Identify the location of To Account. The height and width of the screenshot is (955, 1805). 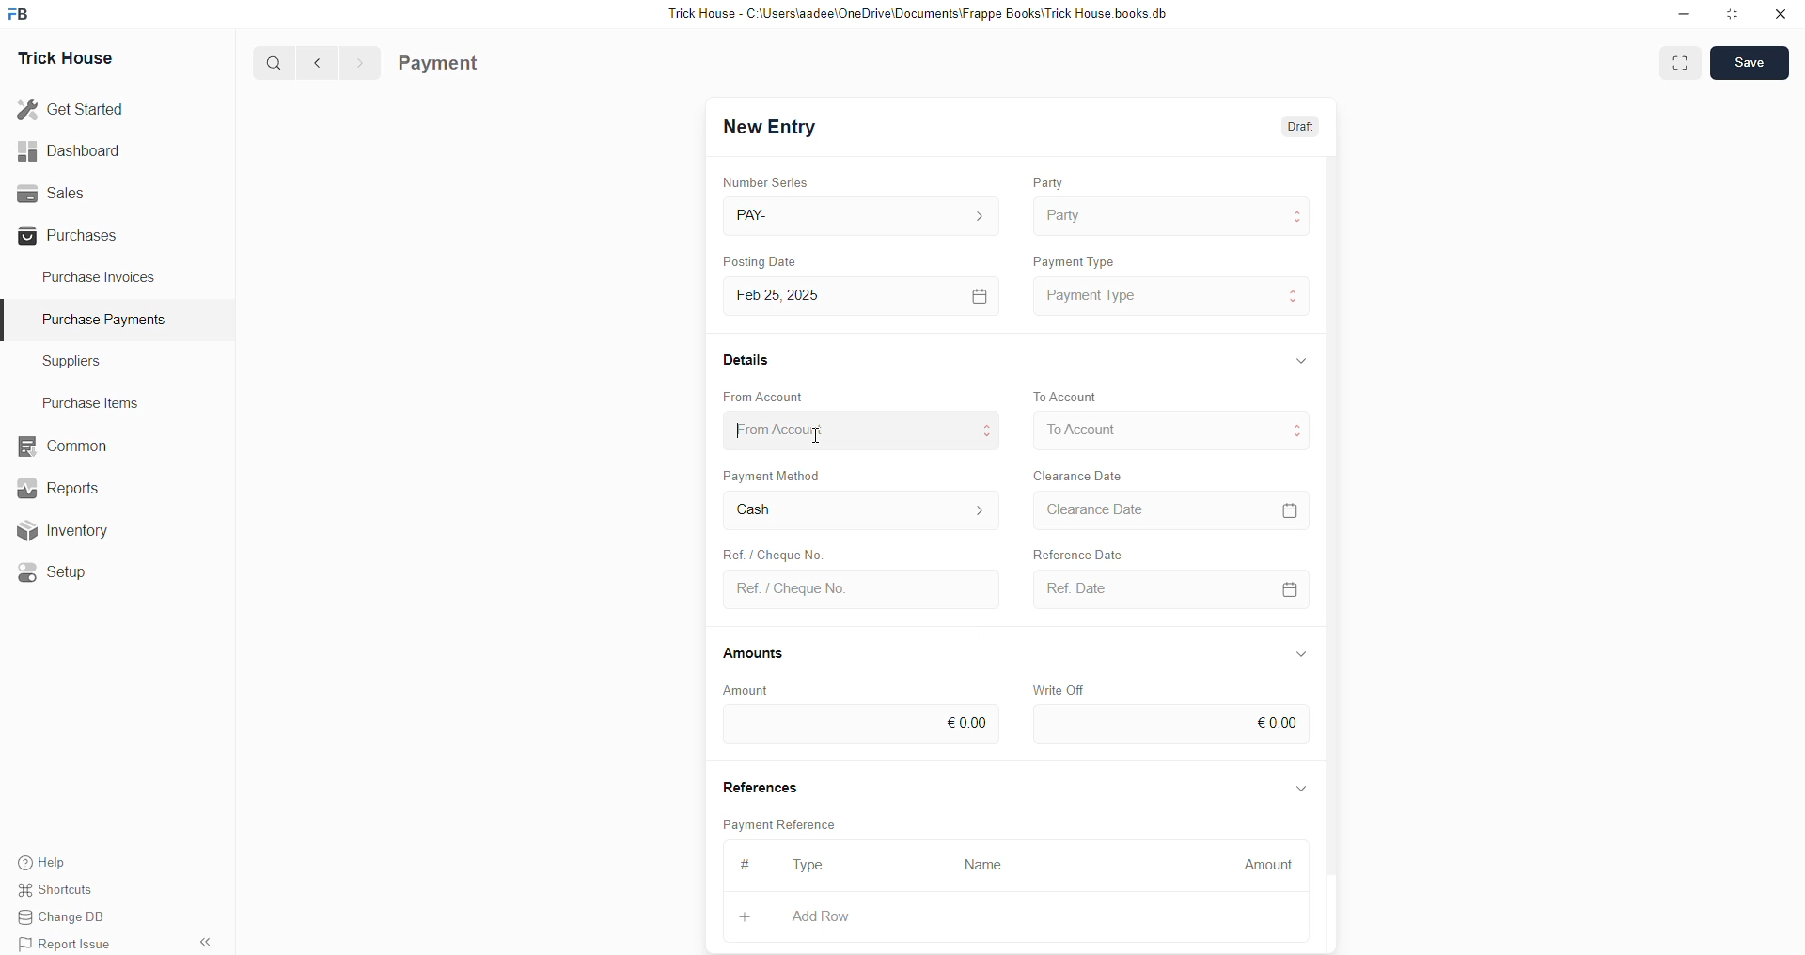
(1070, 395).